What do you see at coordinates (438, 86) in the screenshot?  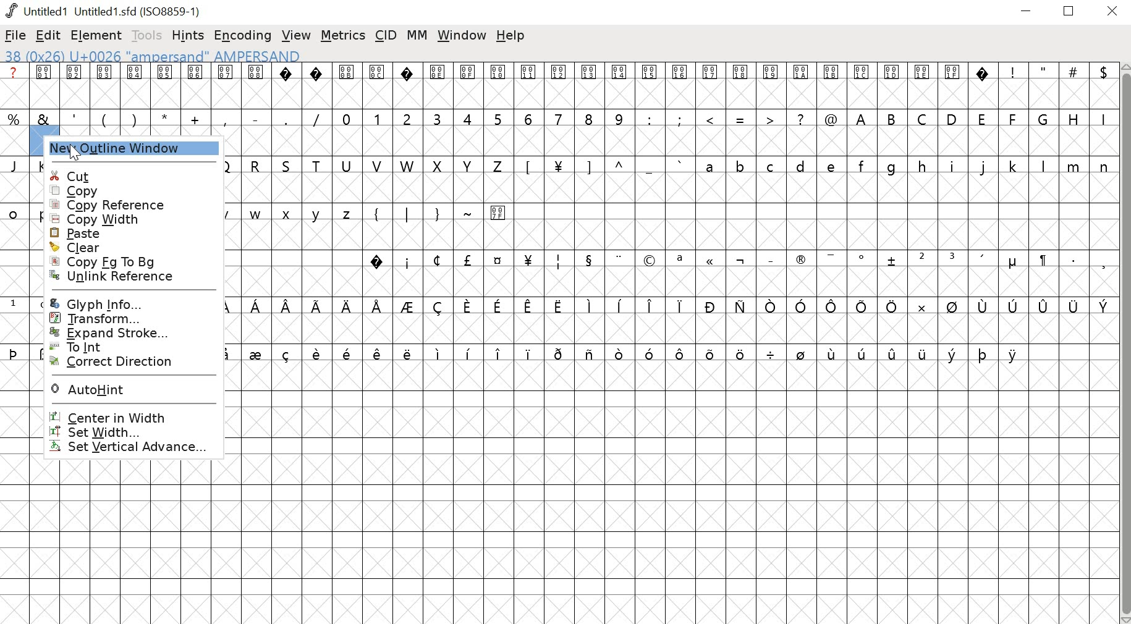 I see `000E` at bounding box center [438, 86].